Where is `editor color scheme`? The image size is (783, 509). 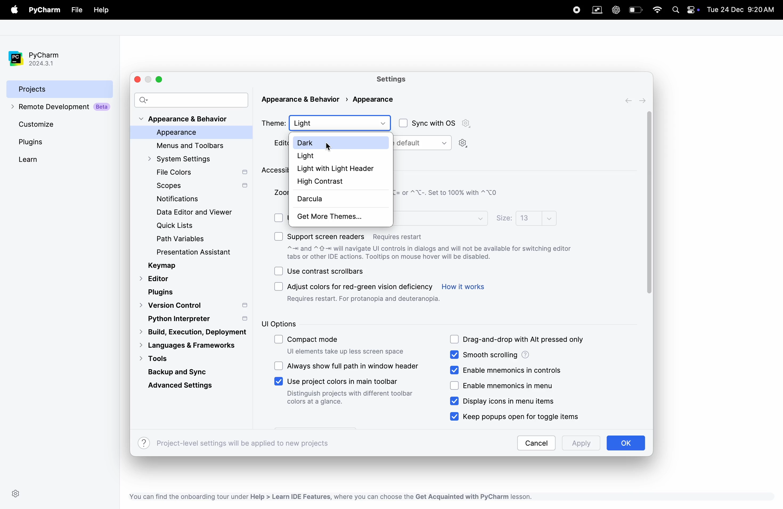 editor color scheme is located at coordinates (277, 143).